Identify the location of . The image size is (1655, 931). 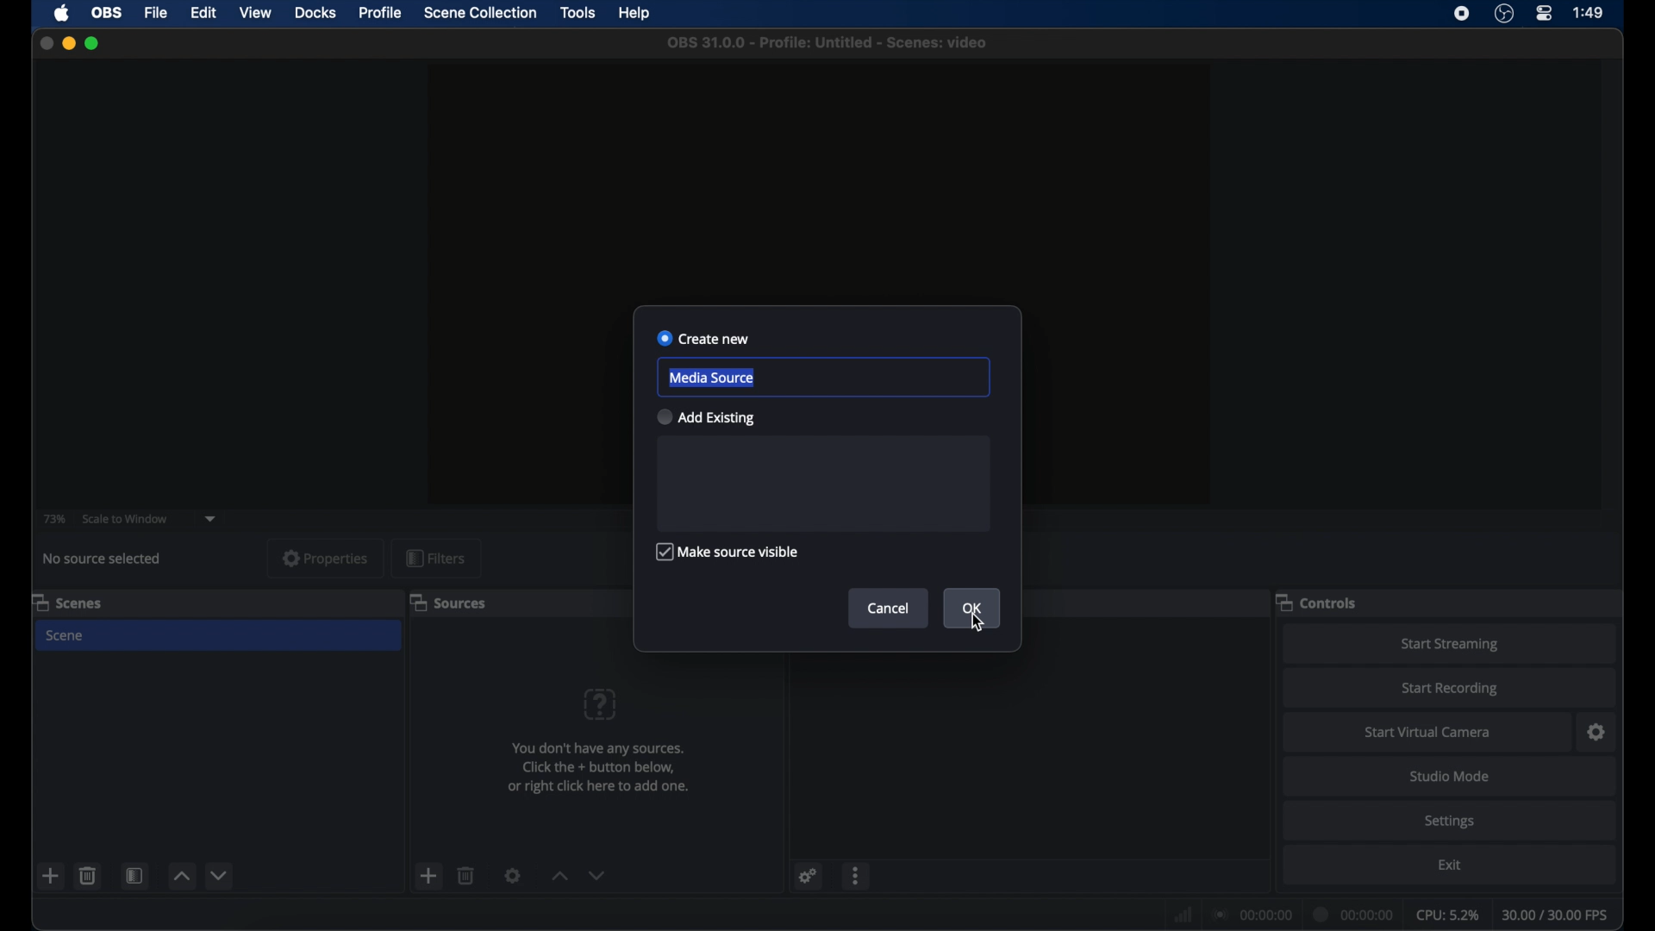
(1252, 914).